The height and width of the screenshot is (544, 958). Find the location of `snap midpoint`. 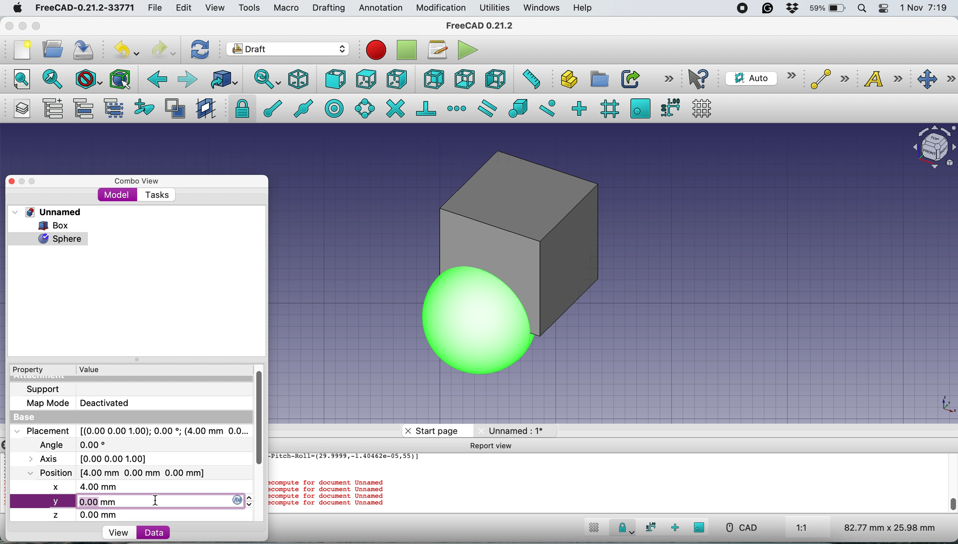

snap midpoint is located at coordinates (301, 108).